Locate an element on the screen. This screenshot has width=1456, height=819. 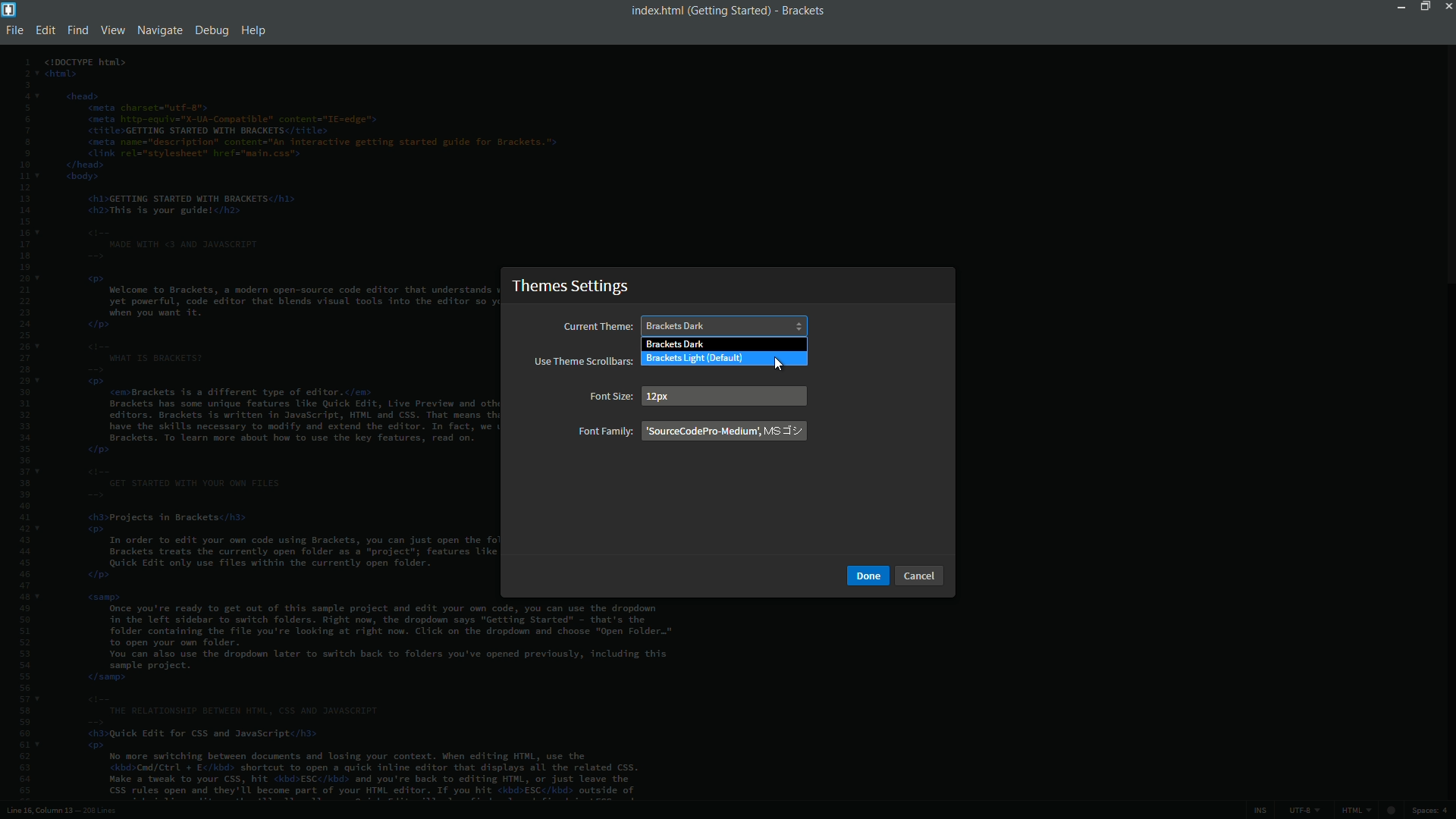
app icon is located at coordinates (9, 8).